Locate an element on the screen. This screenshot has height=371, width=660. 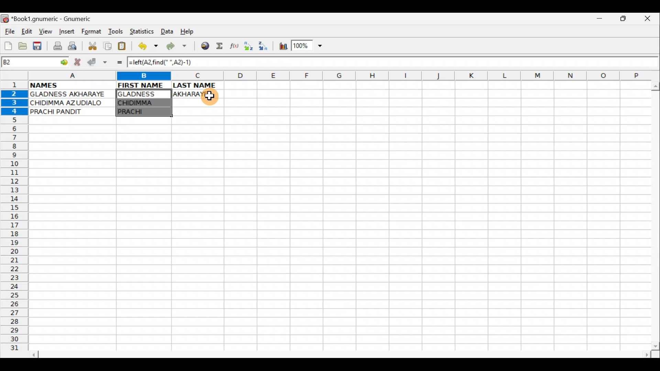
Undo last action is located at coordinates (149, 47).